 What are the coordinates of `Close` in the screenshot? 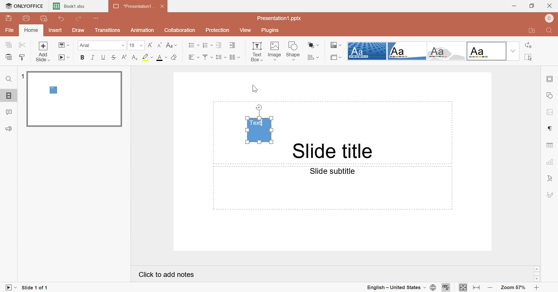 It's located at (163, 6).